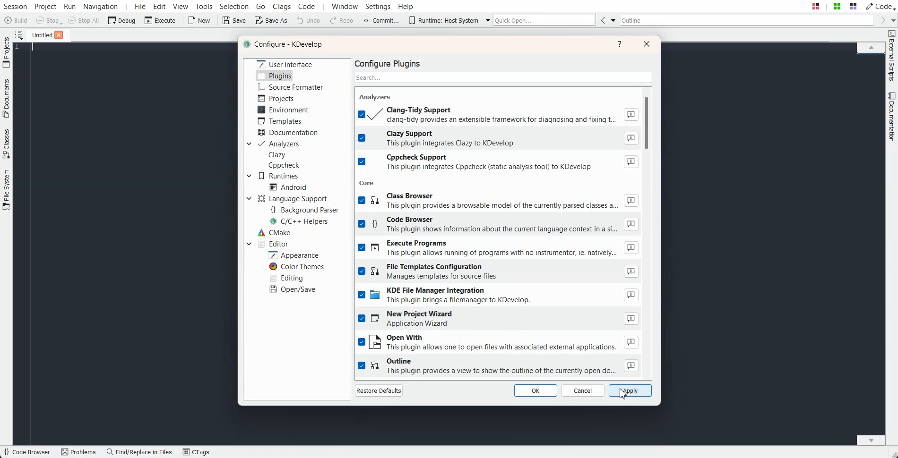 The height and width of the screenshot is (458, 898). I want to click on Drop down box, so click(892, 20).